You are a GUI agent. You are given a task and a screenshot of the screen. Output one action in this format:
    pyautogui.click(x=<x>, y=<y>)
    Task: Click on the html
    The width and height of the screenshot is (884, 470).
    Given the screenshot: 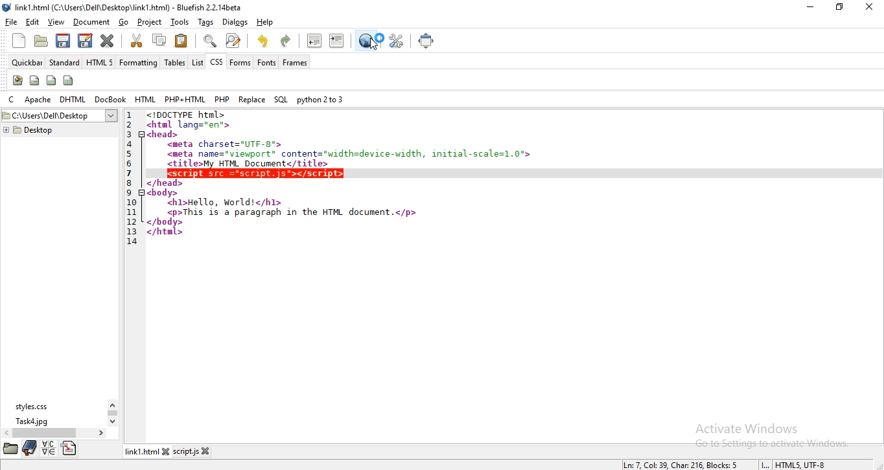 What is the action you would take?
    pyautogui.click(x=145, y=98)
    